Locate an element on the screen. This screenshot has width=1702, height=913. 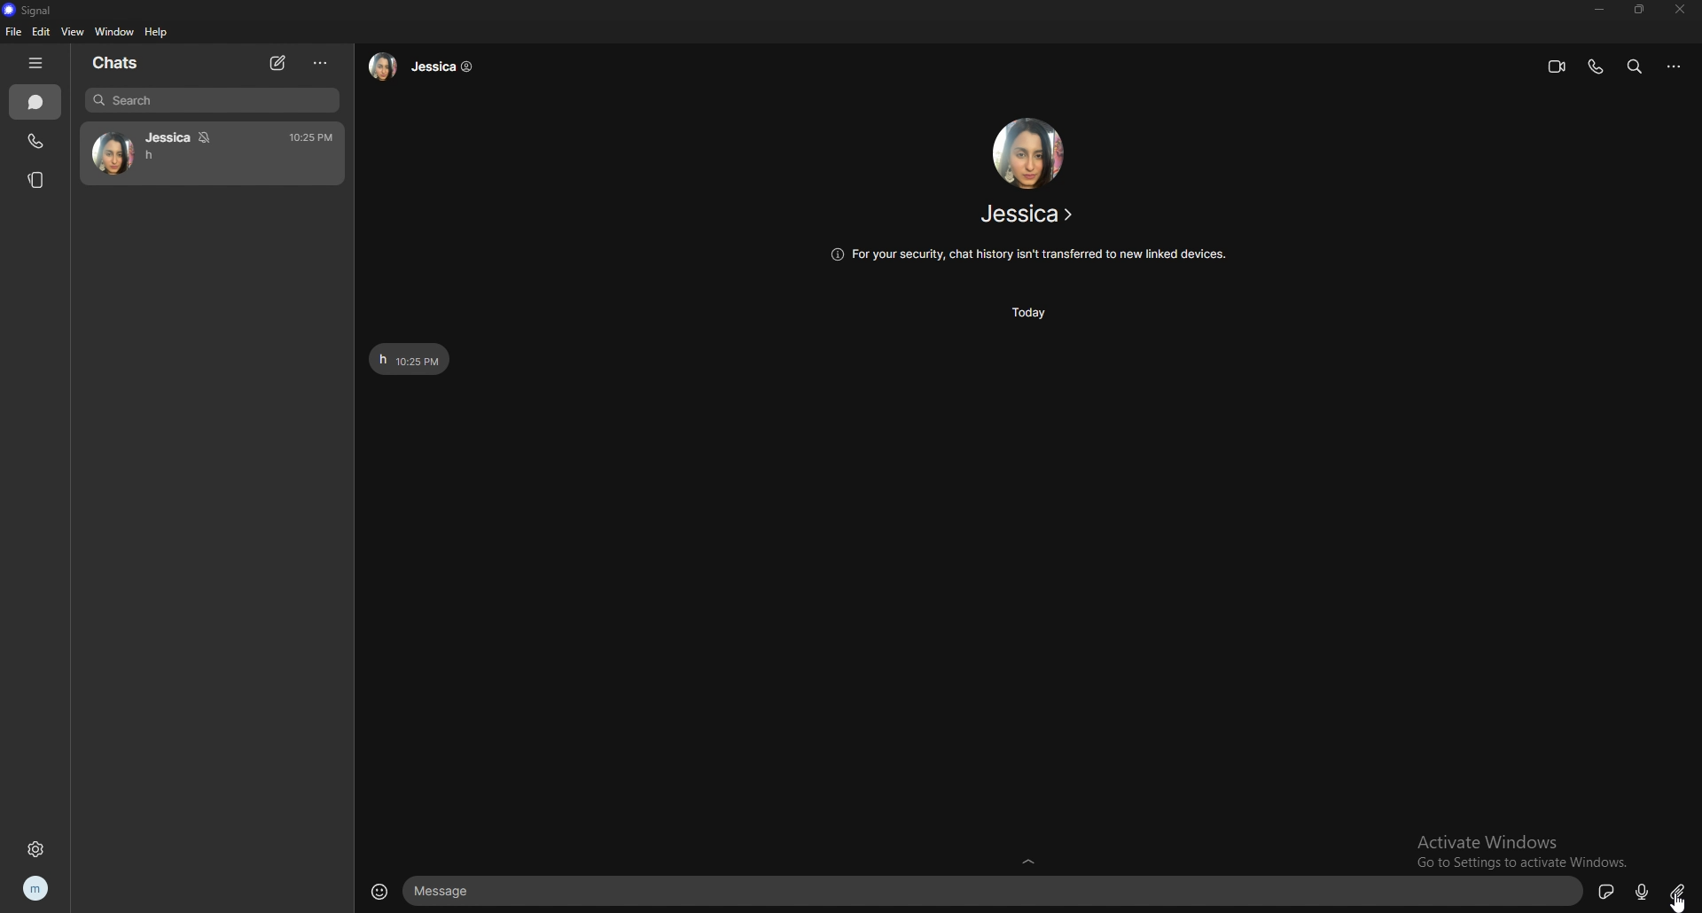
time is located at coordinates (1034, 312).